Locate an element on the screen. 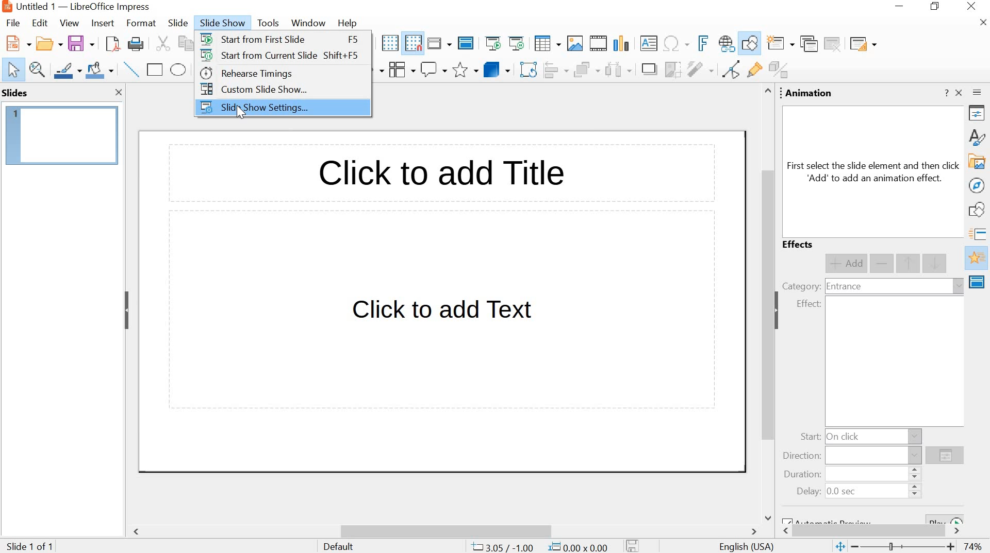  ellipse is located at coordinates (178, 70).